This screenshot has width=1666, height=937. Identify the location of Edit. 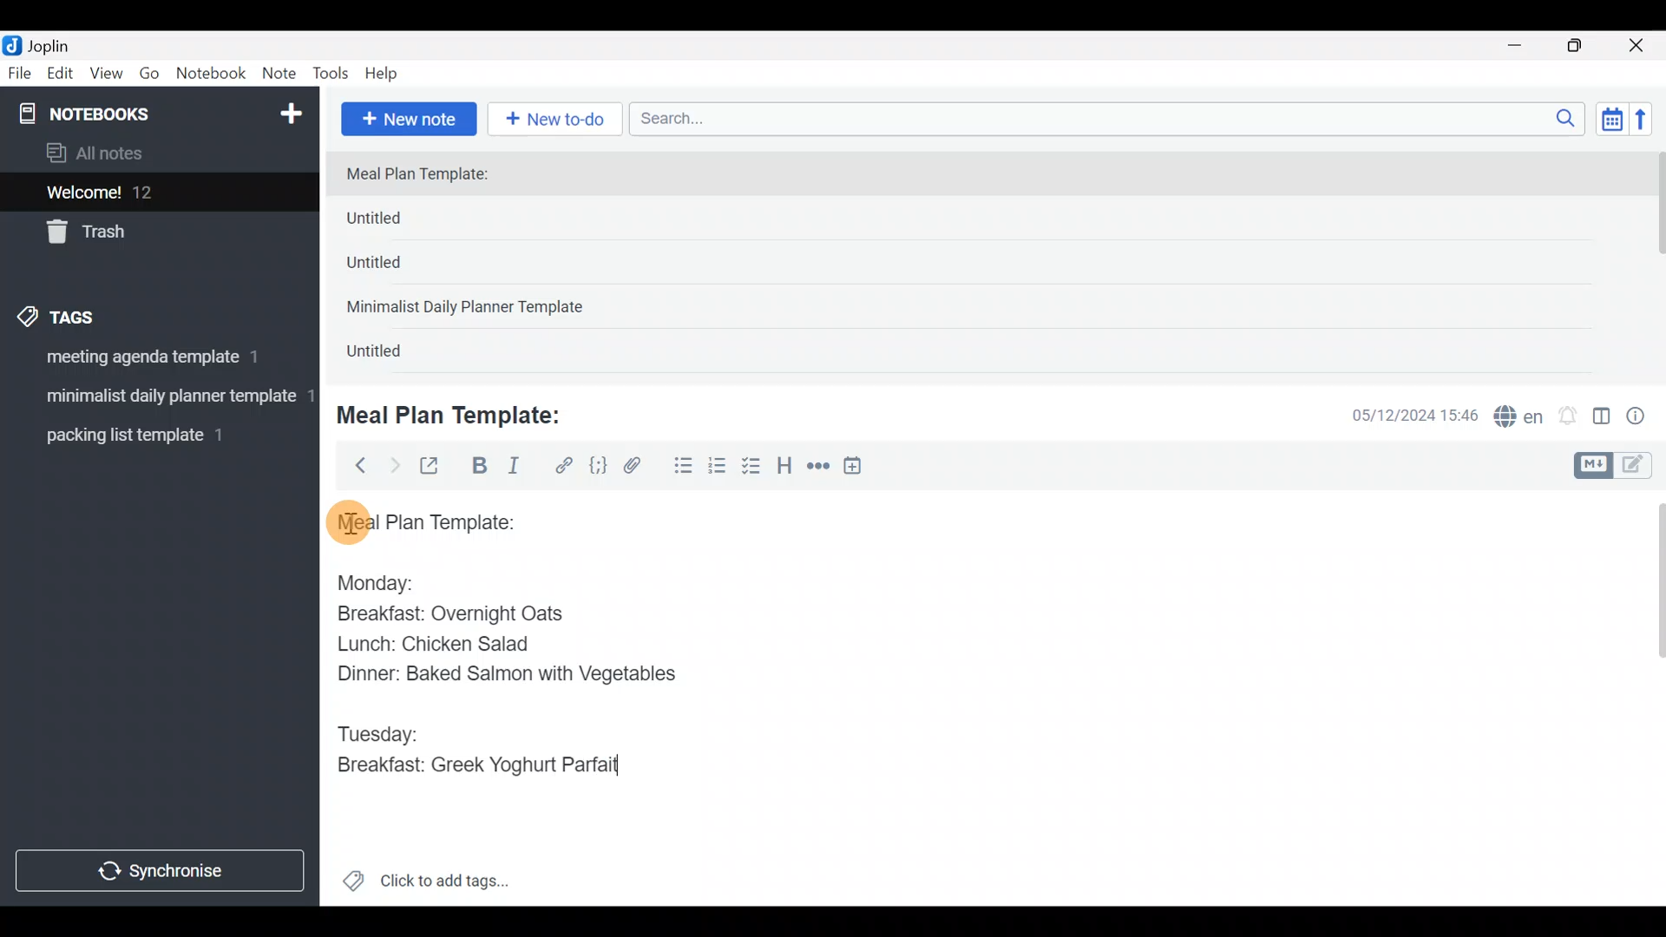
(61, 76).